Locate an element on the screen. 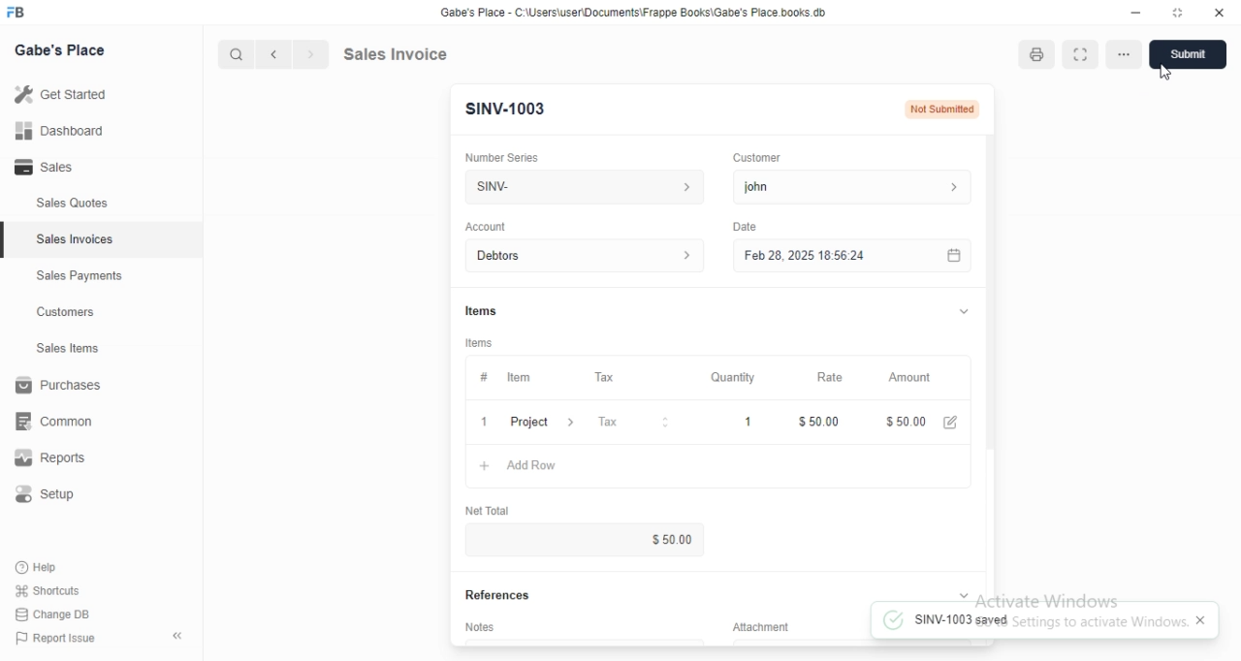 Image resolution: width=1241 pixels, height=661 pixels. References is located at coordinates (505, 595).